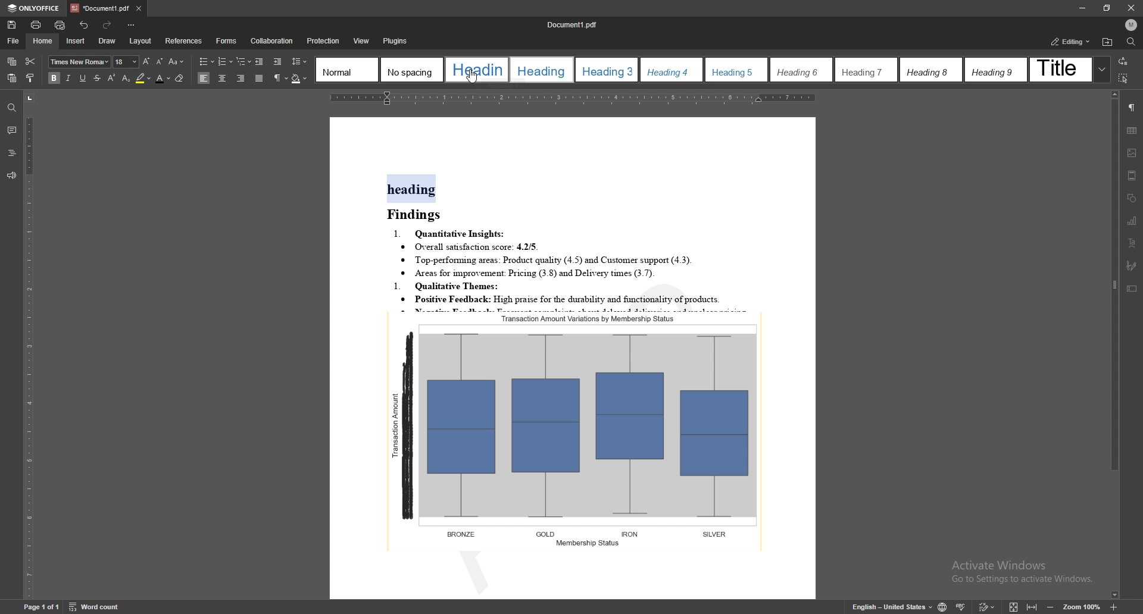 The height and width of the screenshot is (614, 1143). I want to click on draw, so click(107, 40).